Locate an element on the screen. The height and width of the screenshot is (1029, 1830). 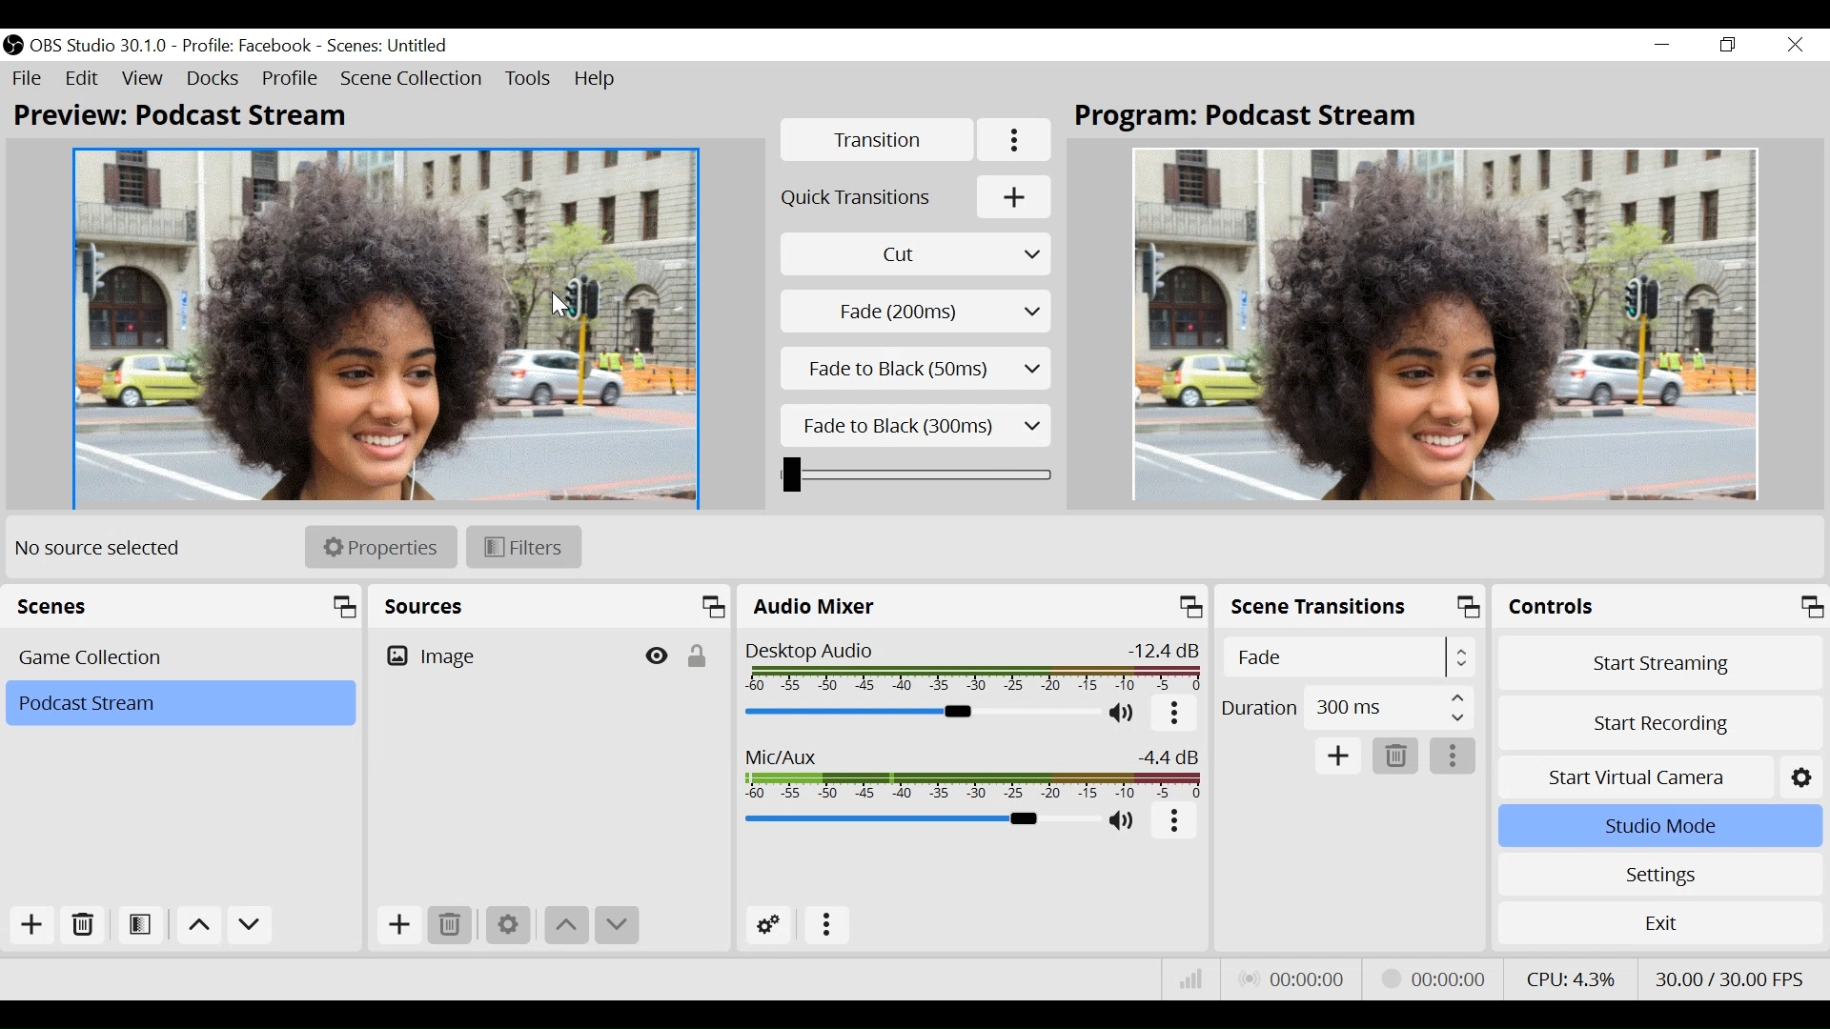
Select Transition is located at coordinates (916, 253).